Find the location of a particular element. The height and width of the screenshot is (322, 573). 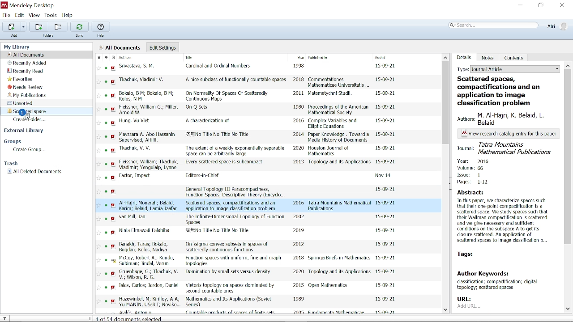

folders is located at coordinates (50, 36).